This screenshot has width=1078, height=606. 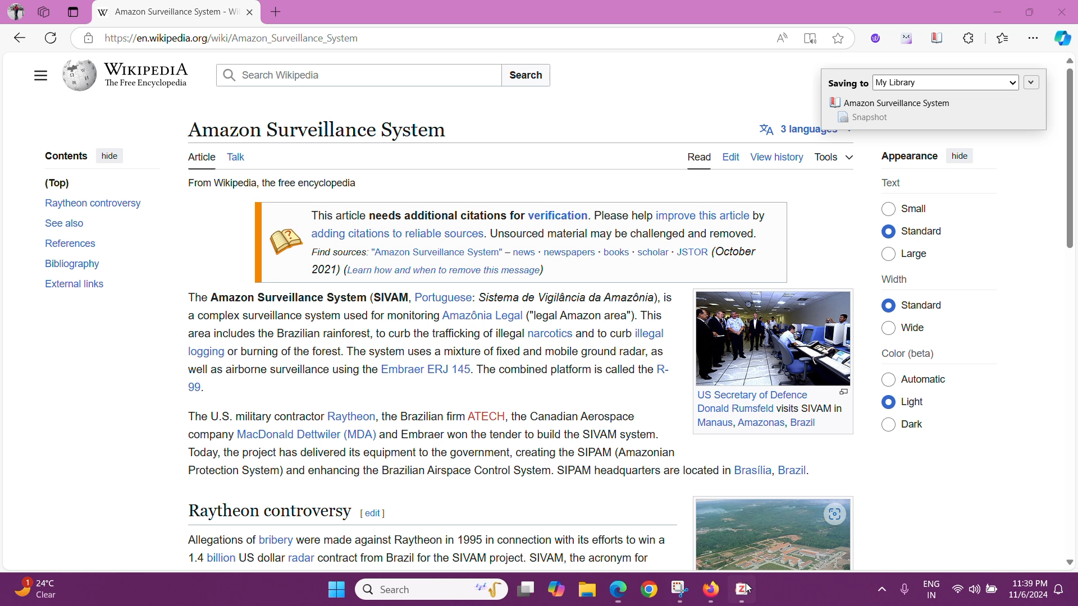 I want to click on well as airborne surveillance using the, so click(x=281, y=370).